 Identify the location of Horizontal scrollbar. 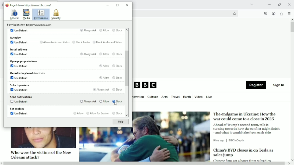
(145, 164).